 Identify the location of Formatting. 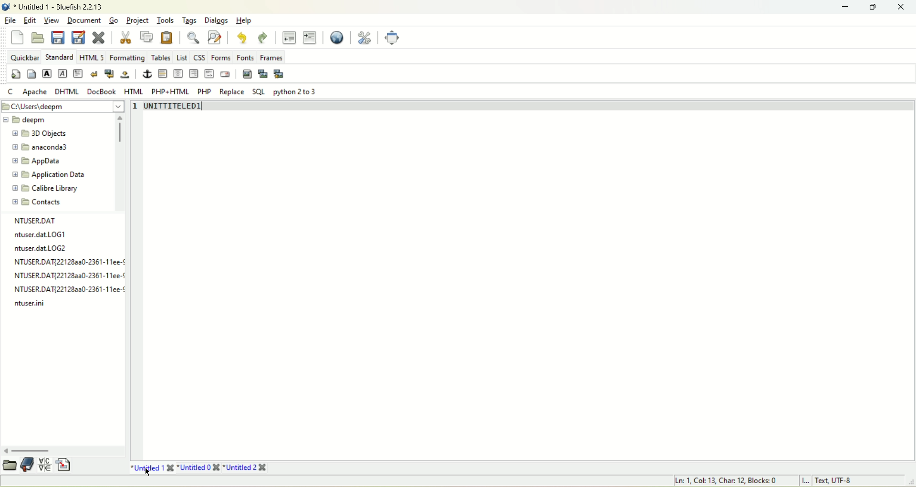
(126, 56).